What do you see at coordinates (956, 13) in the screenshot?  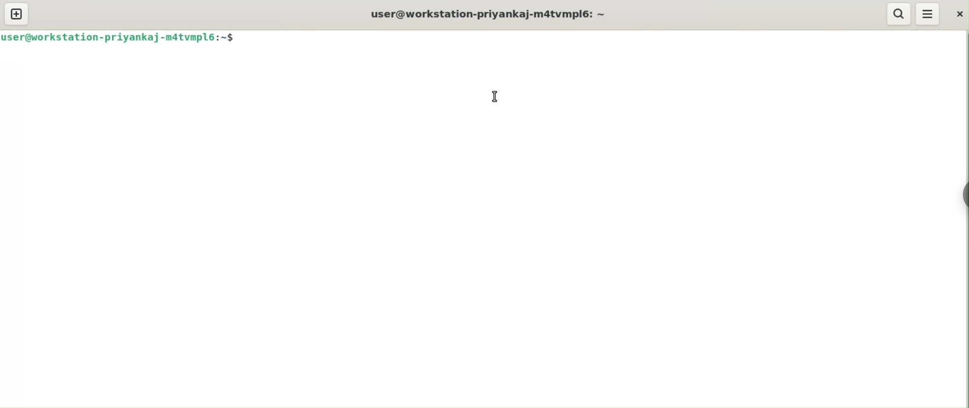 I see `close` at bounding box center [956, 13].